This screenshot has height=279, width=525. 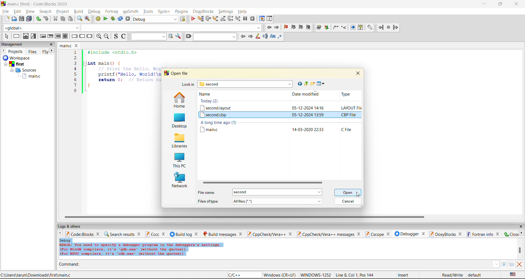 What do you see at coordinates (211, 101) in the screenshot?
I see `Today (2)` at bounding box center [211, 101].